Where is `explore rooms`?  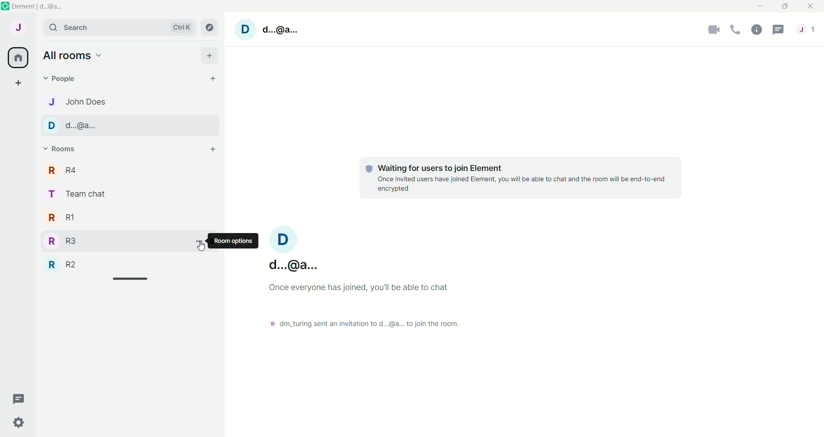 explore rooms is located at coordinates (210, 29).